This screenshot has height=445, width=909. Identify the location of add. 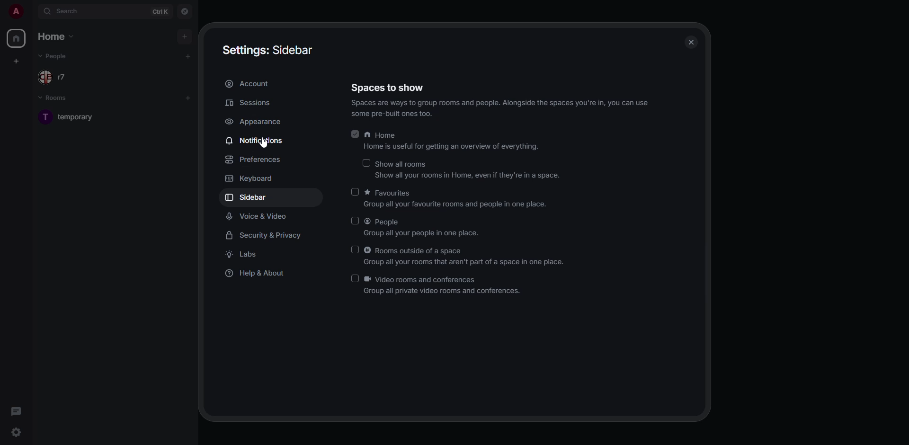
(186, 35).